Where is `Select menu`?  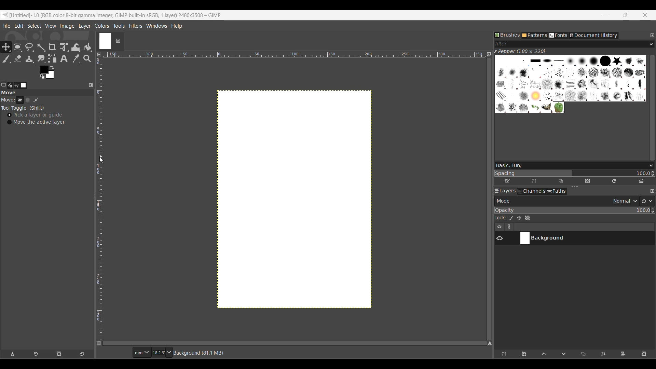
Select menu is located at coordinates (34, 26).